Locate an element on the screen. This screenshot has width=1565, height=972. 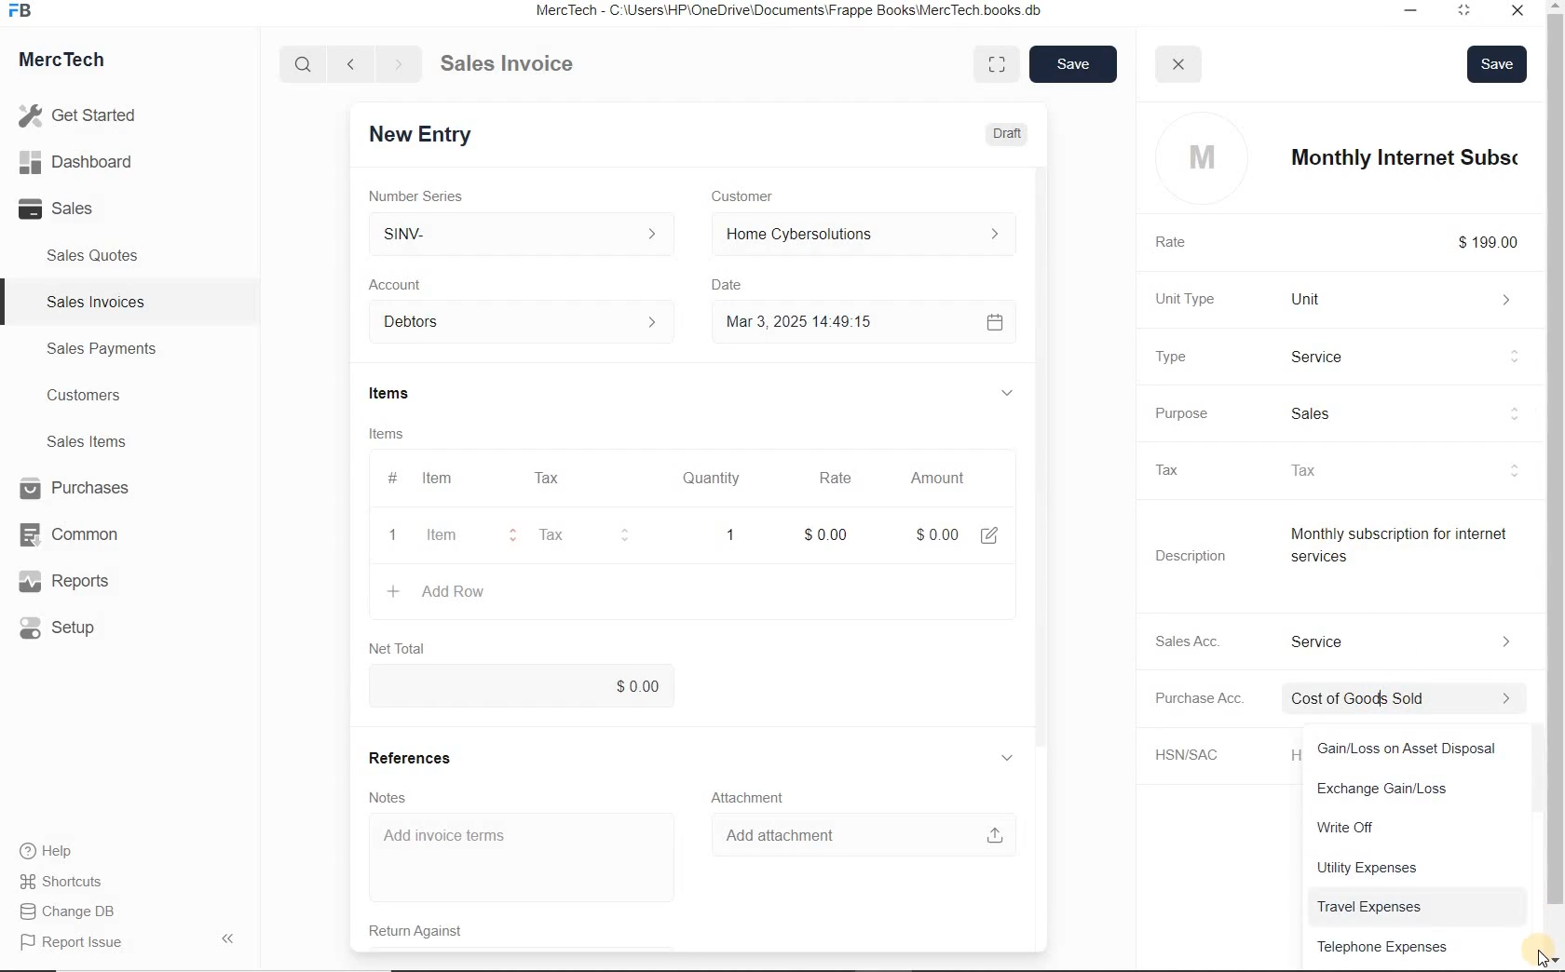
Amount: $0.00 is located at coordinates (942, 533).